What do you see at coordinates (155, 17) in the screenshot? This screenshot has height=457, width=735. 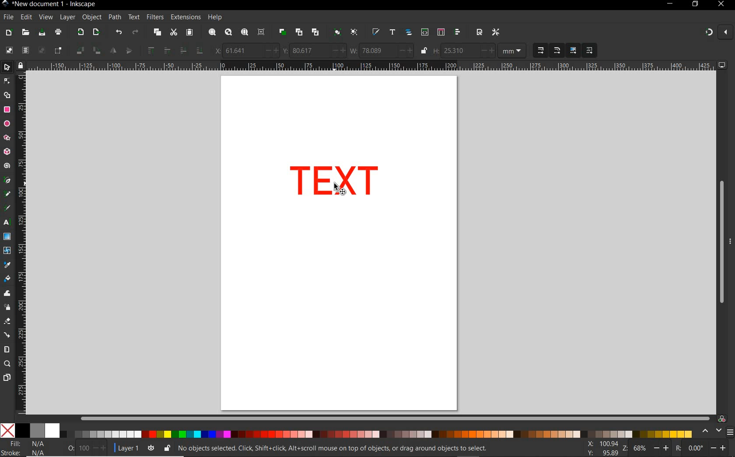 I see `filters` at bounding box center [155, 17].